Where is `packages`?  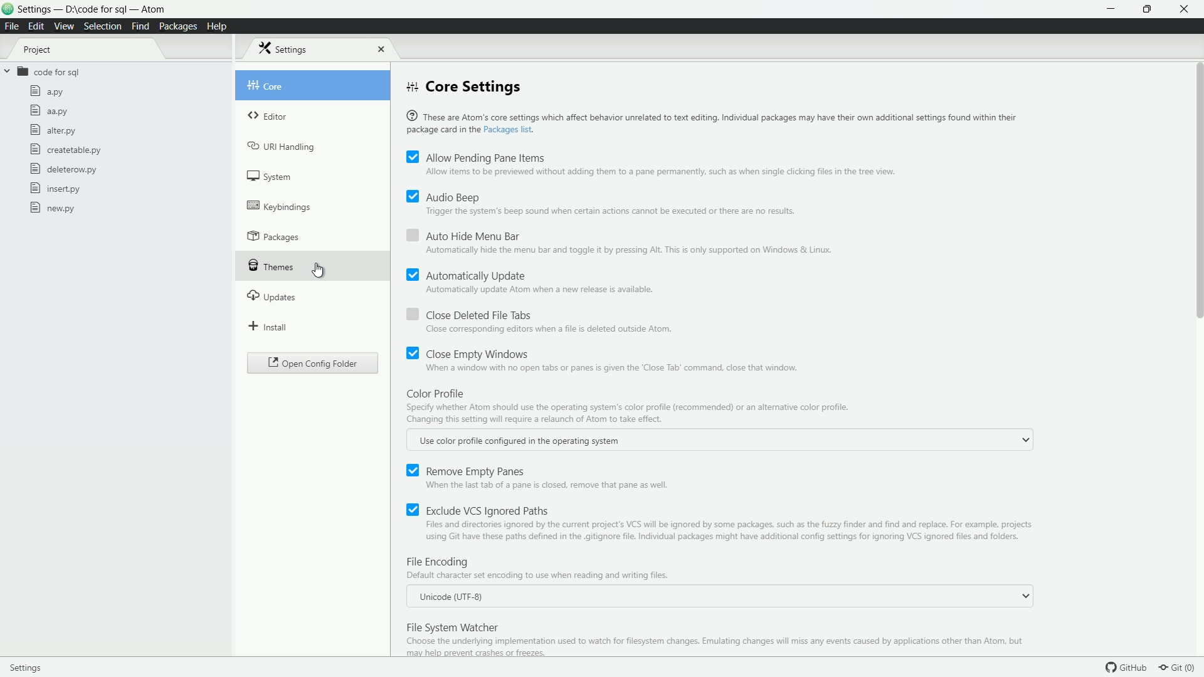
packages is located at coordinates (273, 236).